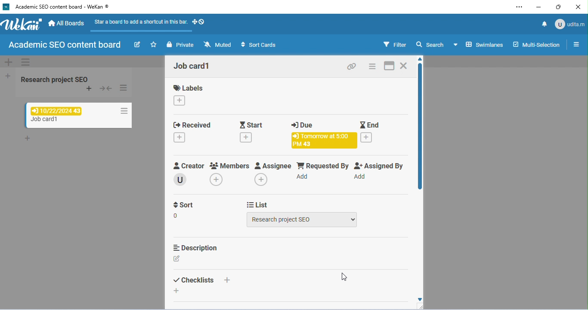 This screenshot has width=588, height=310. I want to click on select list, so click(303, 220).